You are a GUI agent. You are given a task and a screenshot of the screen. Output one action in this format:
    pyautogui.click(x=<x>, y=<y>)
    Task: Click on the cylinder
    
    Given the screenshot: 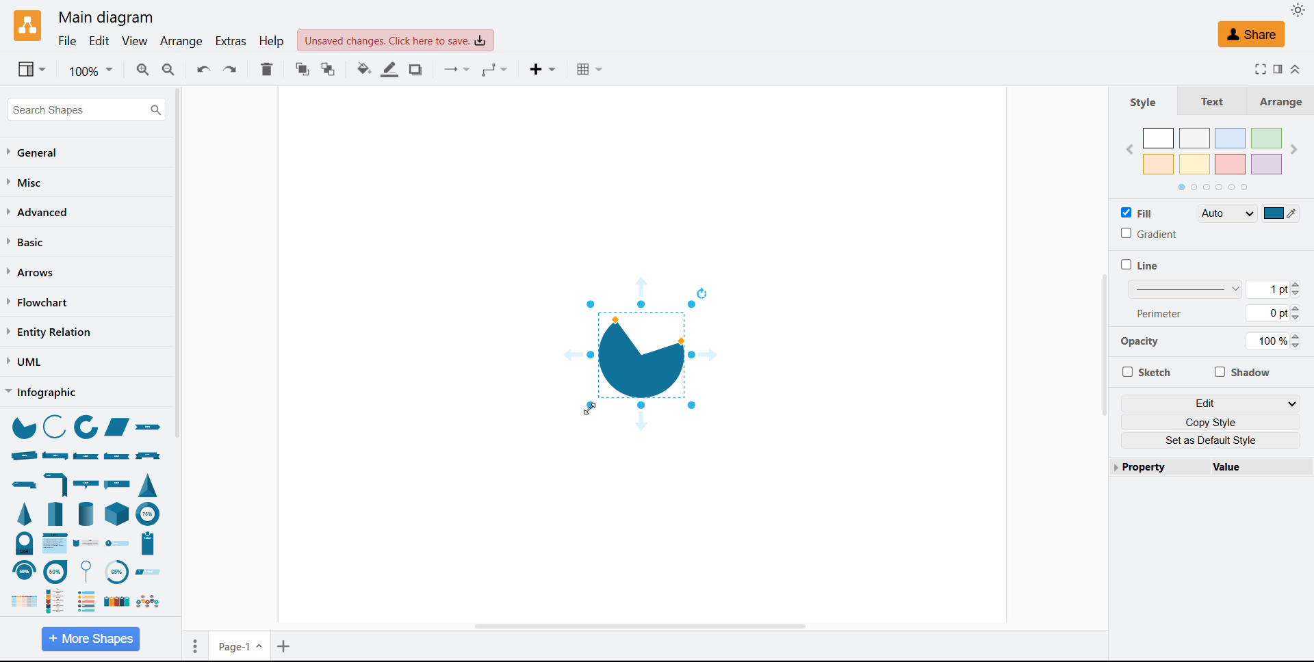 What is the action you would take?
    pyautogui.click(x=86, y=513)
    